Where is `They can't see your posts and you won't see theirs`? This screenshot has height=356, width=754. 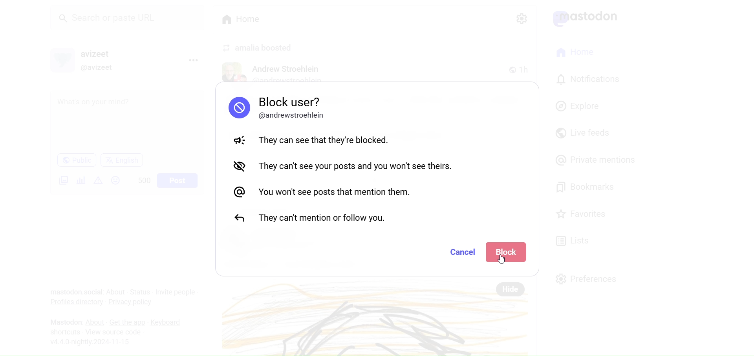 They can't see your posts and you won't see theirs is located at coordinates (380, 165).